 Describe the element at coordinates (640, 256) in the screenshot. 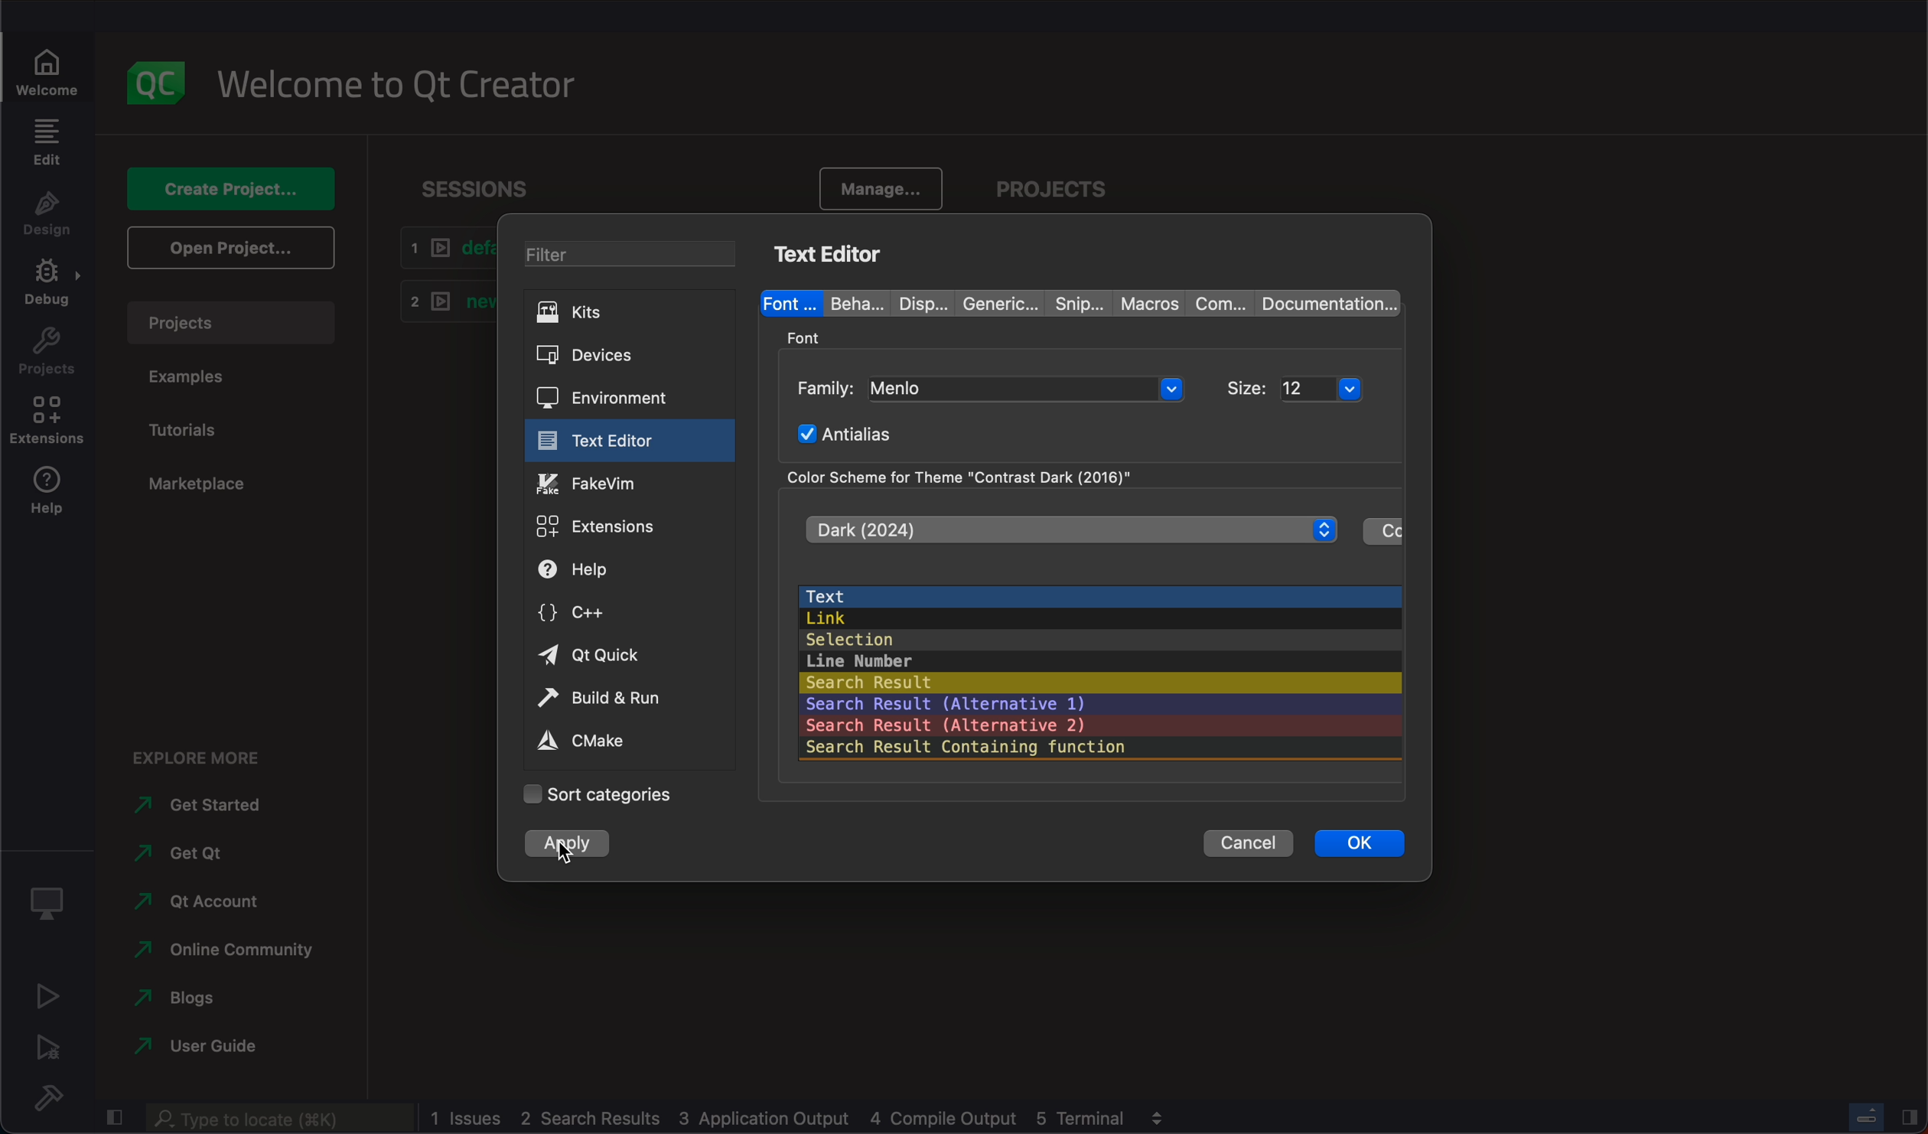

I see `filter` at that location.